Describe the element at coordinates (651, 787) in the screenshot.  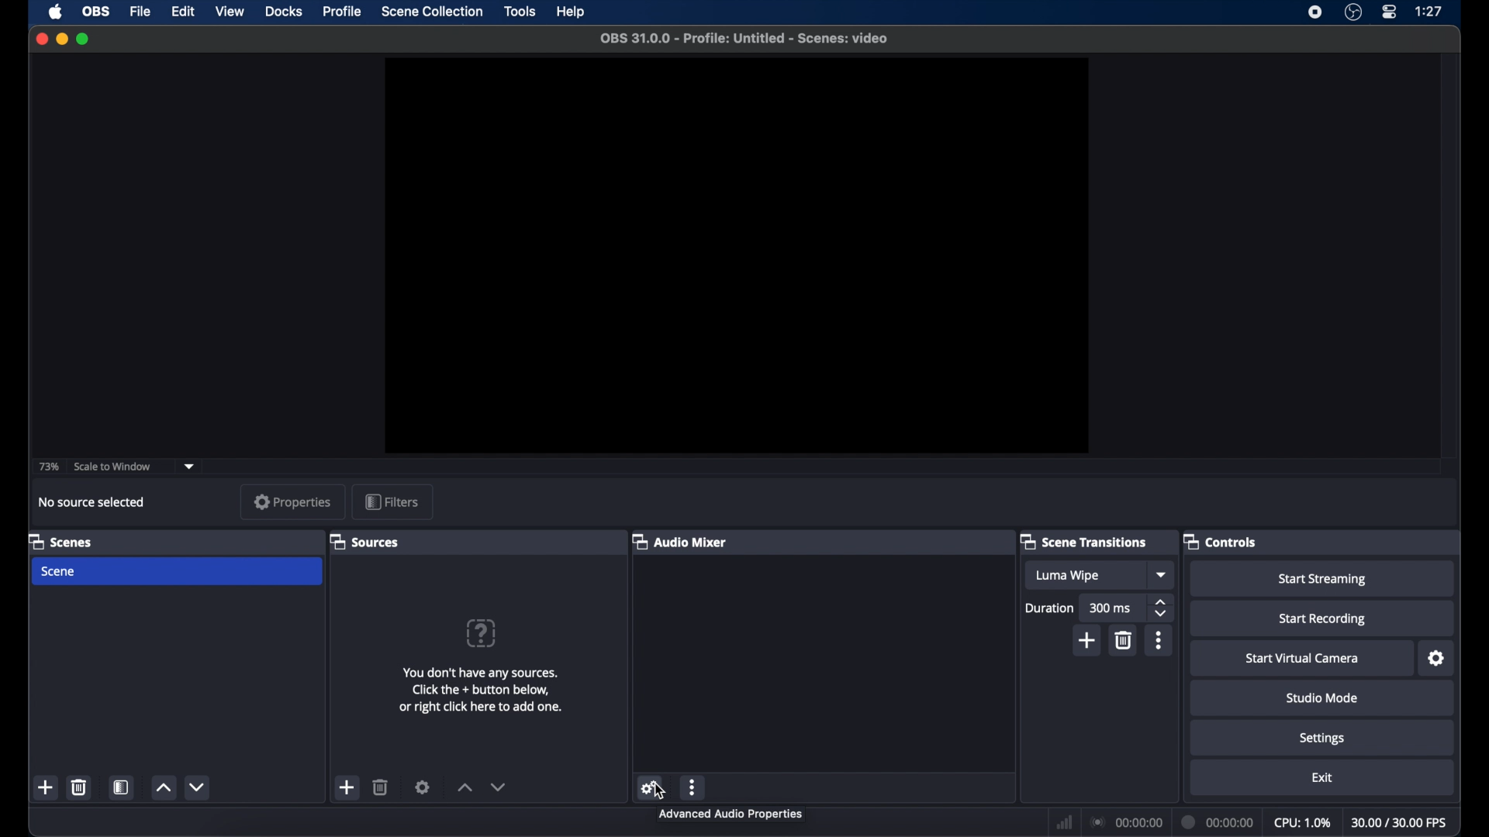
I see `settings` at that location.